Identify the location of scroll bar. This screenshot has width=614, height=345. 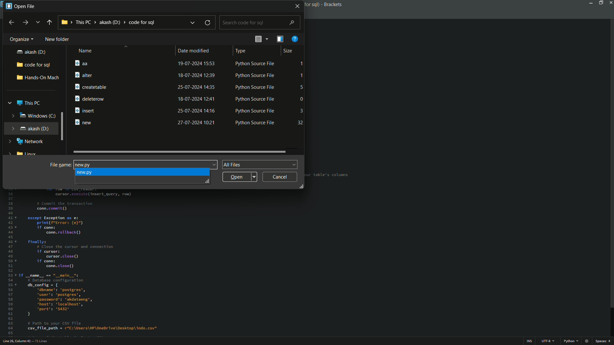
(64, 126).